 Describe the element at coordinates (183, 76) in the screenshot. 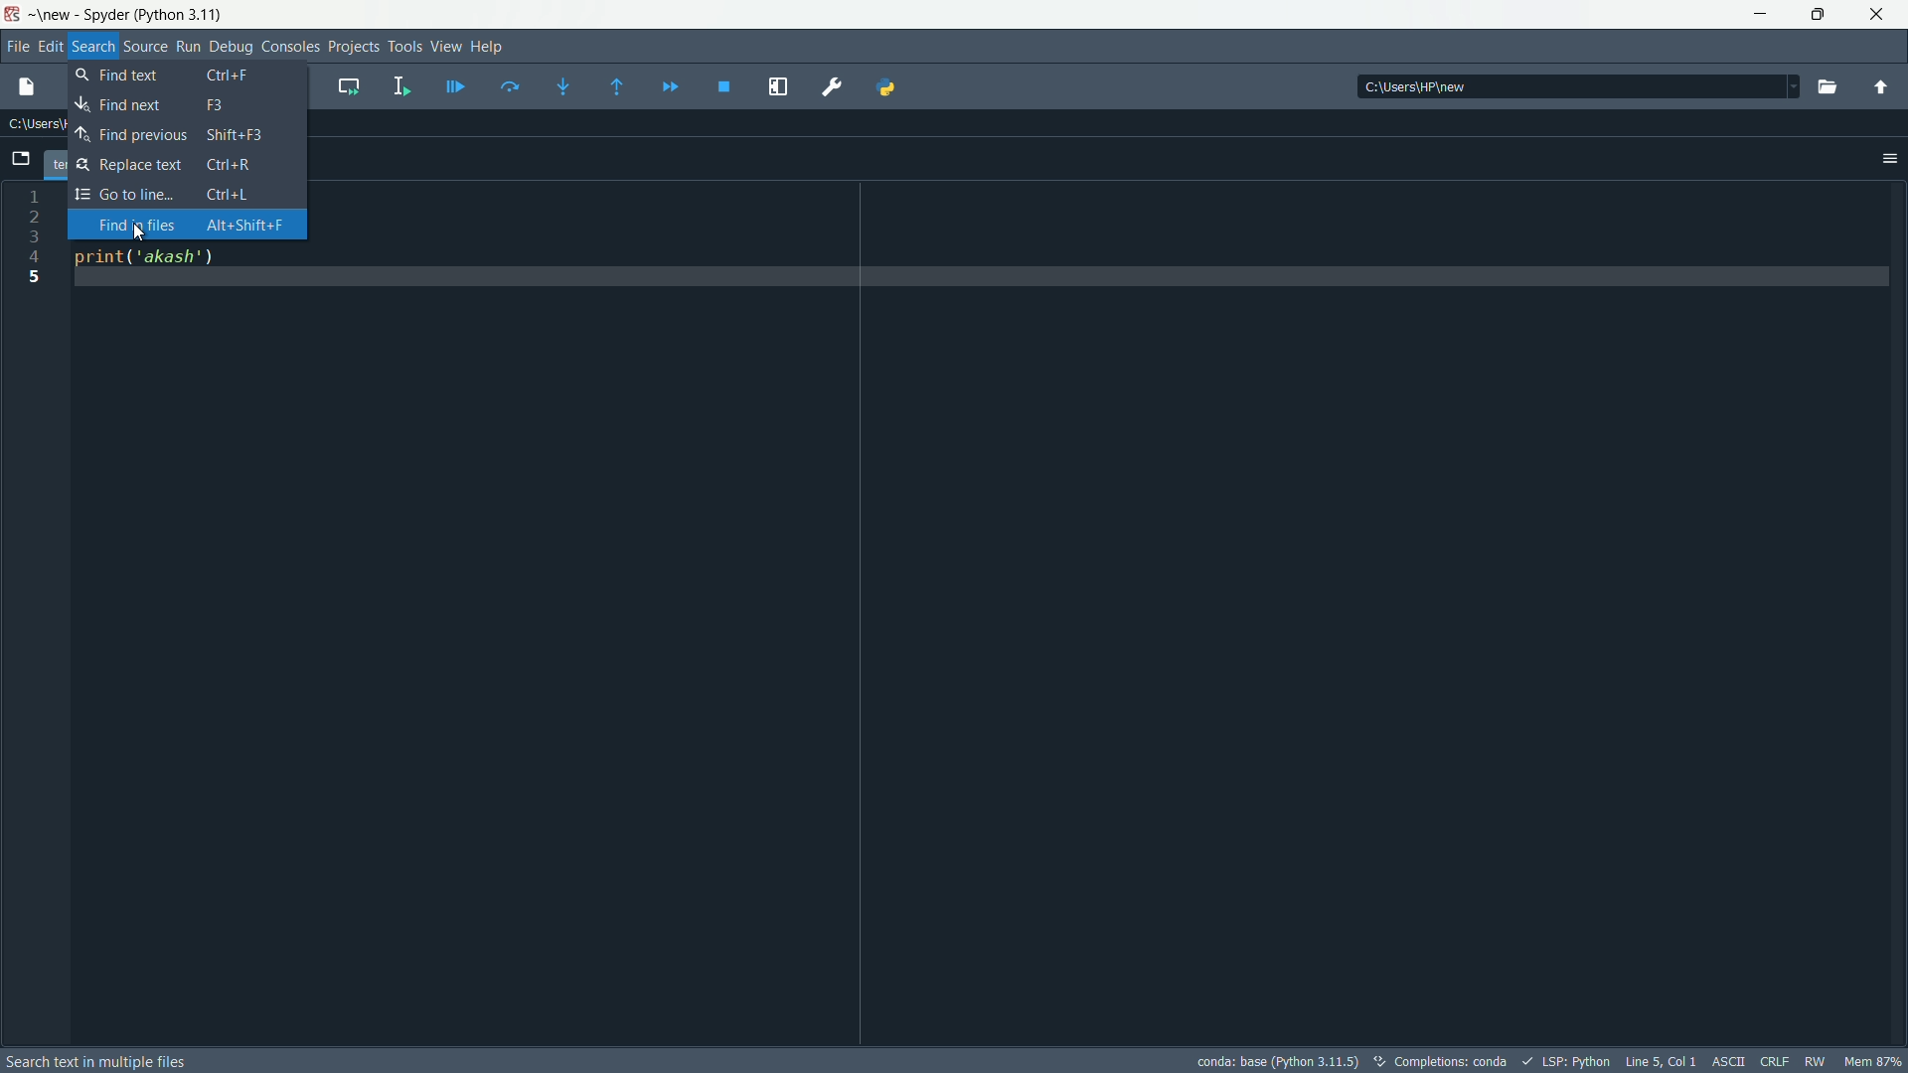

I see `find text` at that location.